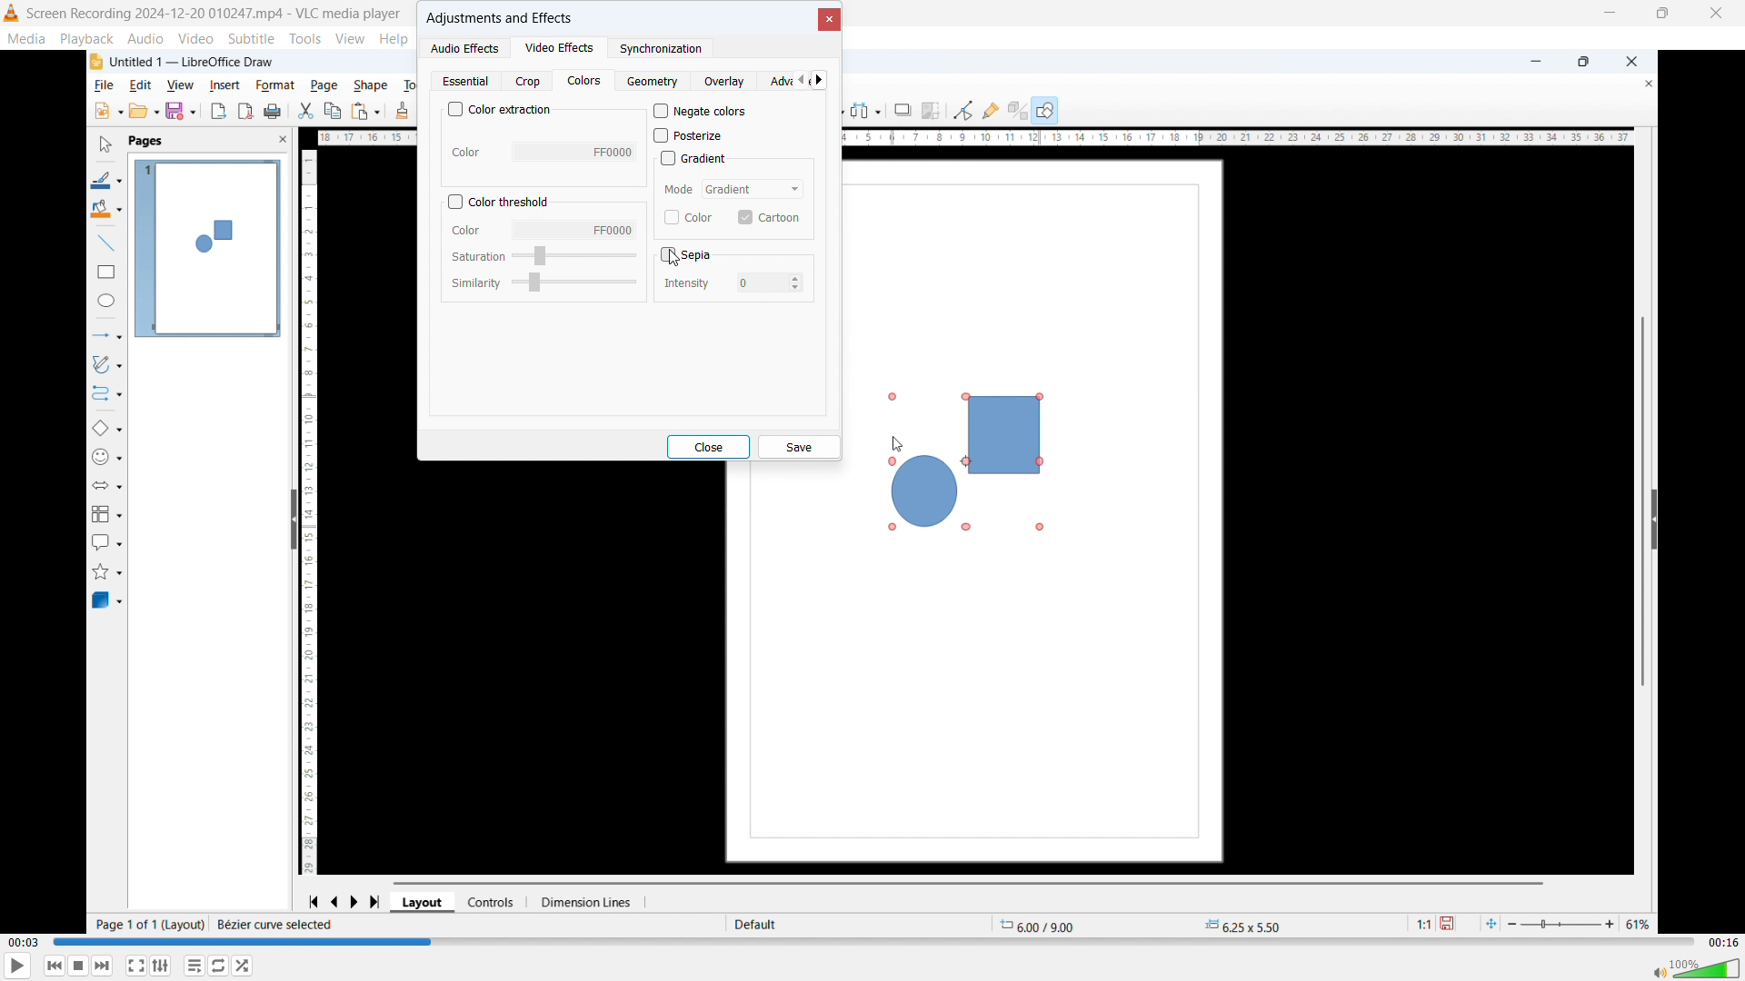 Image resolution: width=1745 pixels, height=981 pixels. Describe the element at coordinates (754, 189) in the screenshot. I see `Select mode ` at that location.